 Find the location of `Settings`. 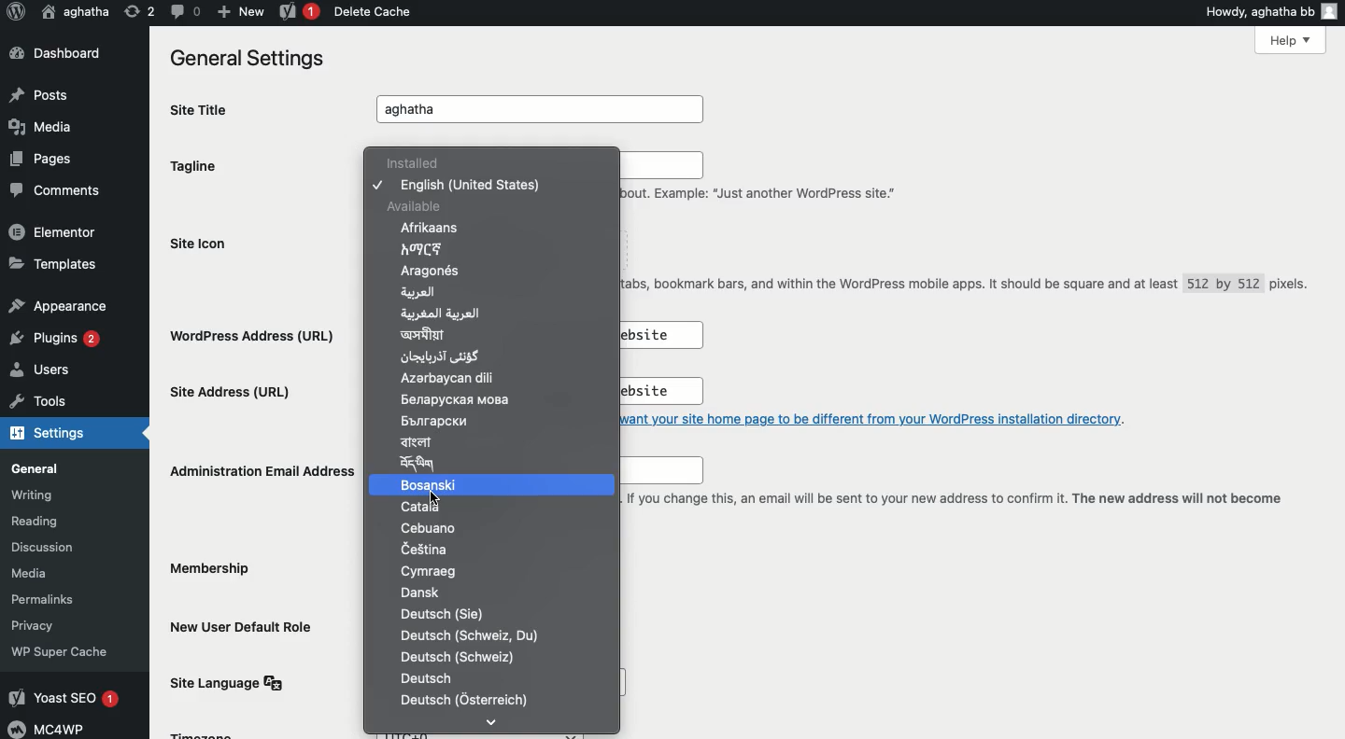

Settings is located at coordinates (46, 435).